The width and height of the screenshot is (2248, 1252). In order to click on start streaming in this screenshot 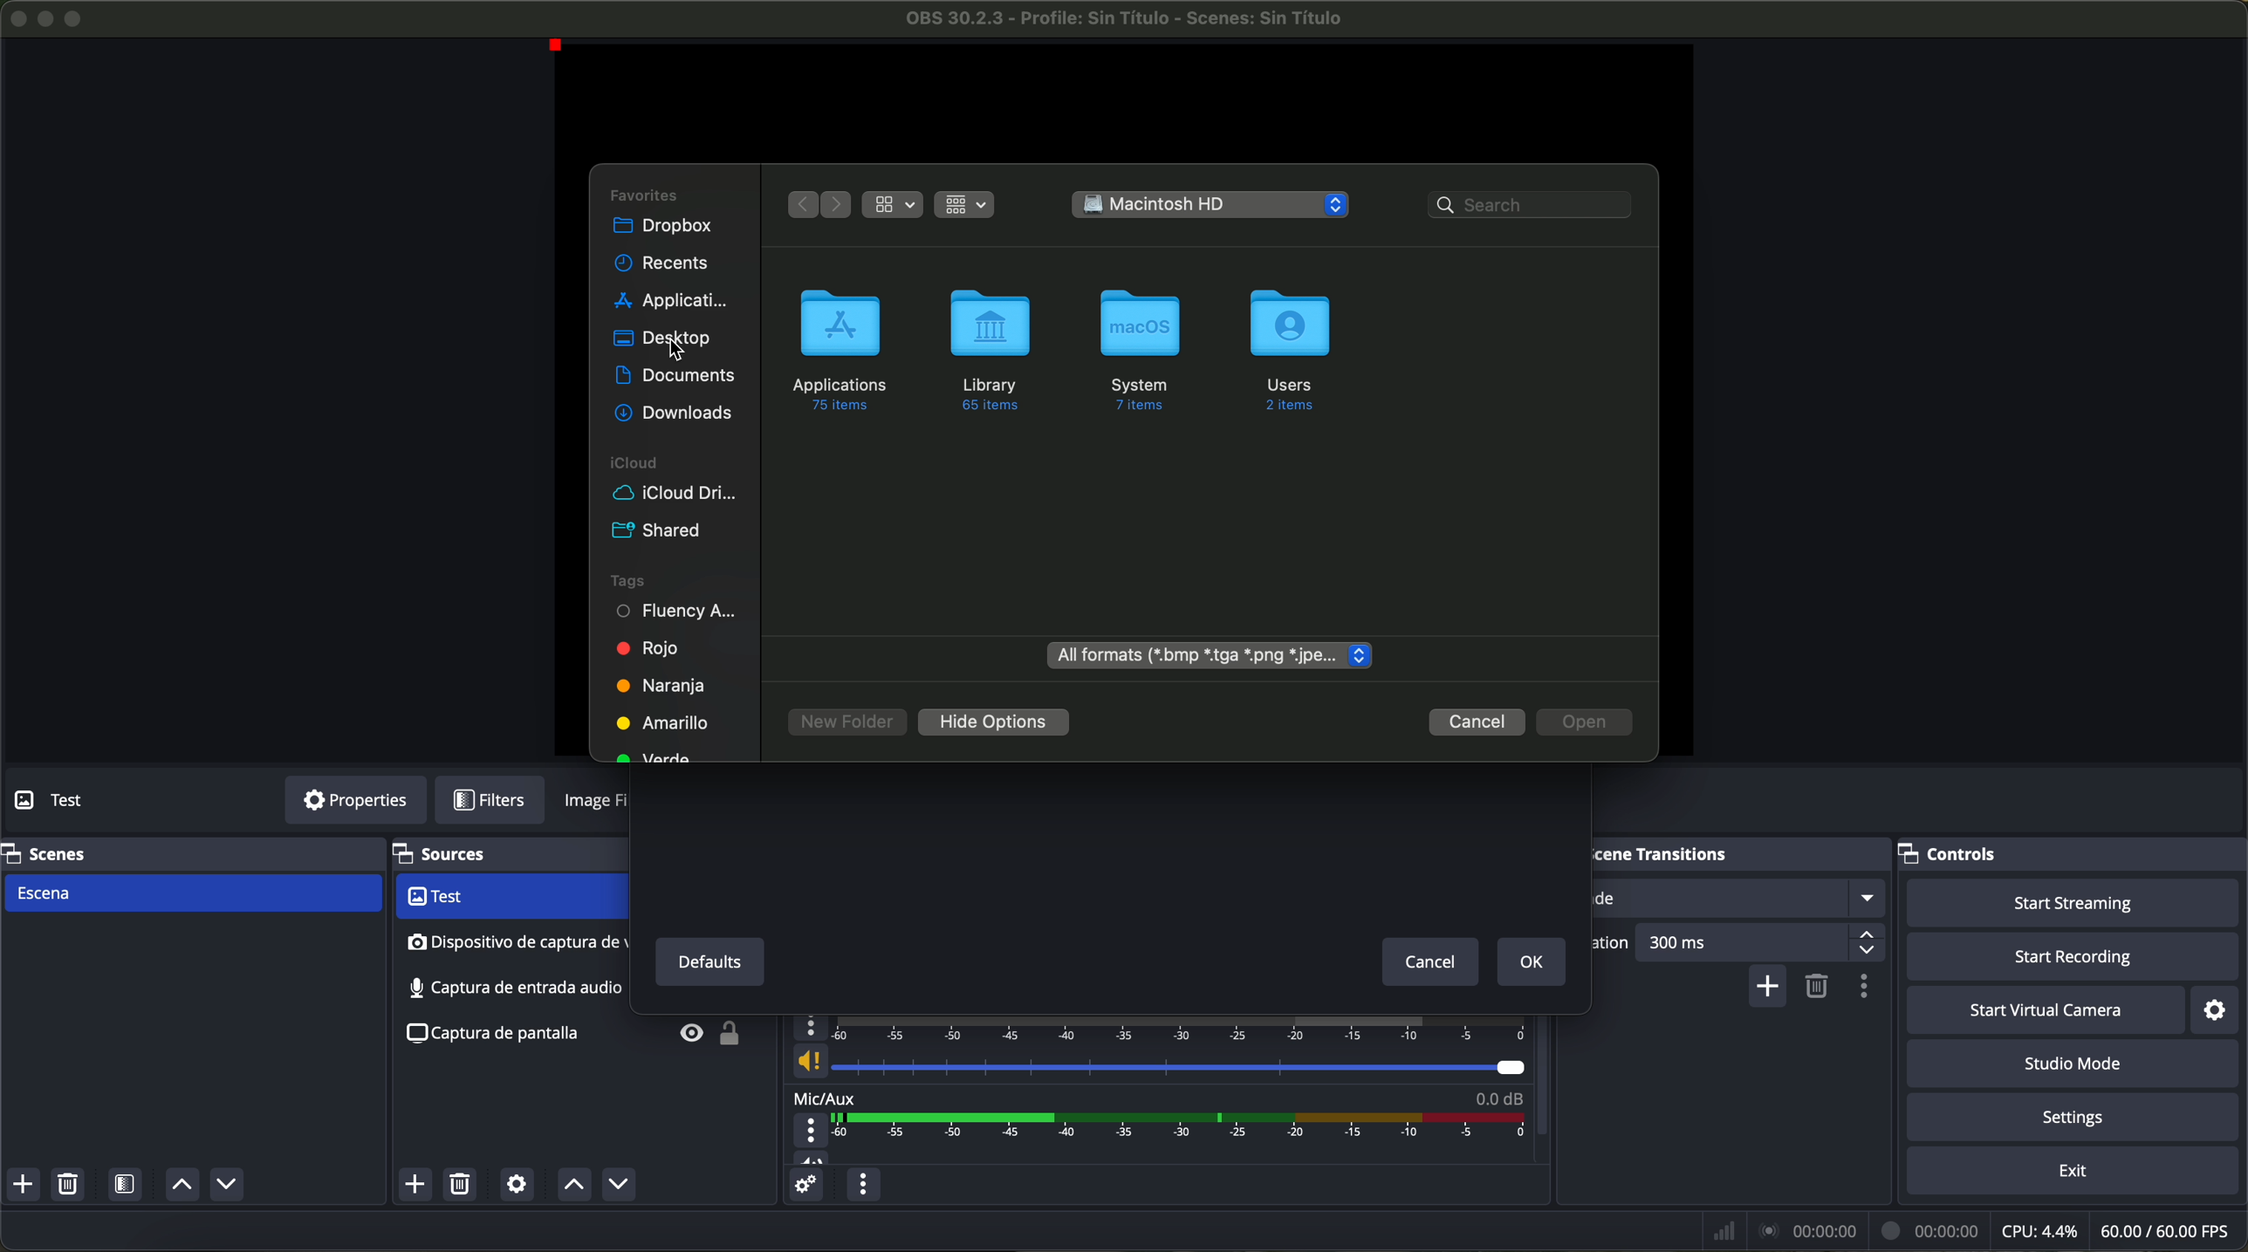, I will do `click(2066, 901)`.